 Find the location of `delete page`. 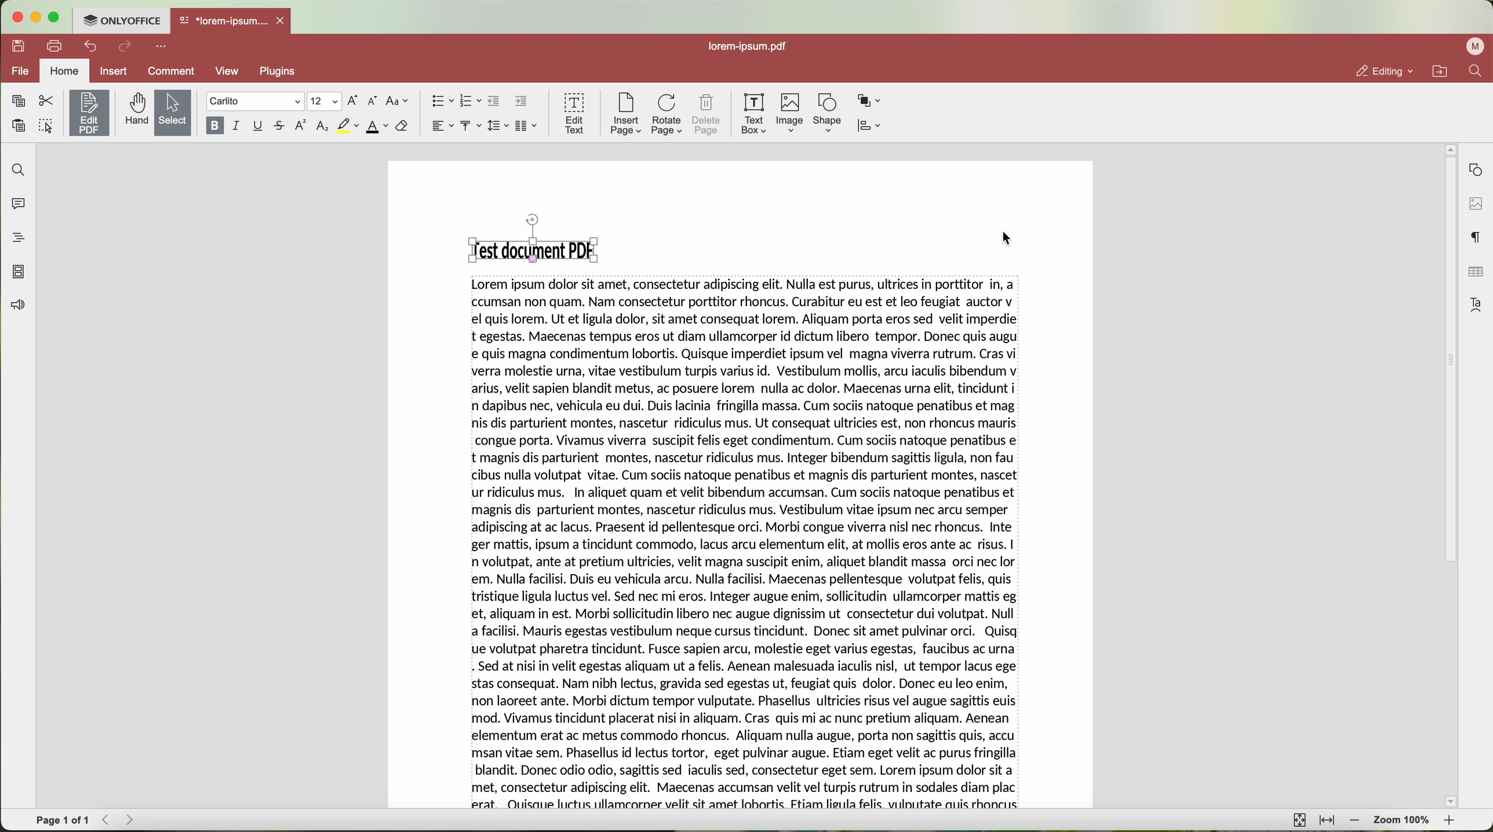

delete page is located at coordinates (707, 114).